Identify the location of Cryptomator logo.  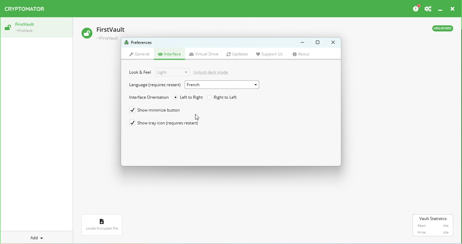
(26, 9).